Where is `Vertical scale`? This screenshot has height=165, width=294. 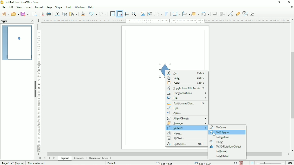 Vertical scale is located at coordinates (40, 89).